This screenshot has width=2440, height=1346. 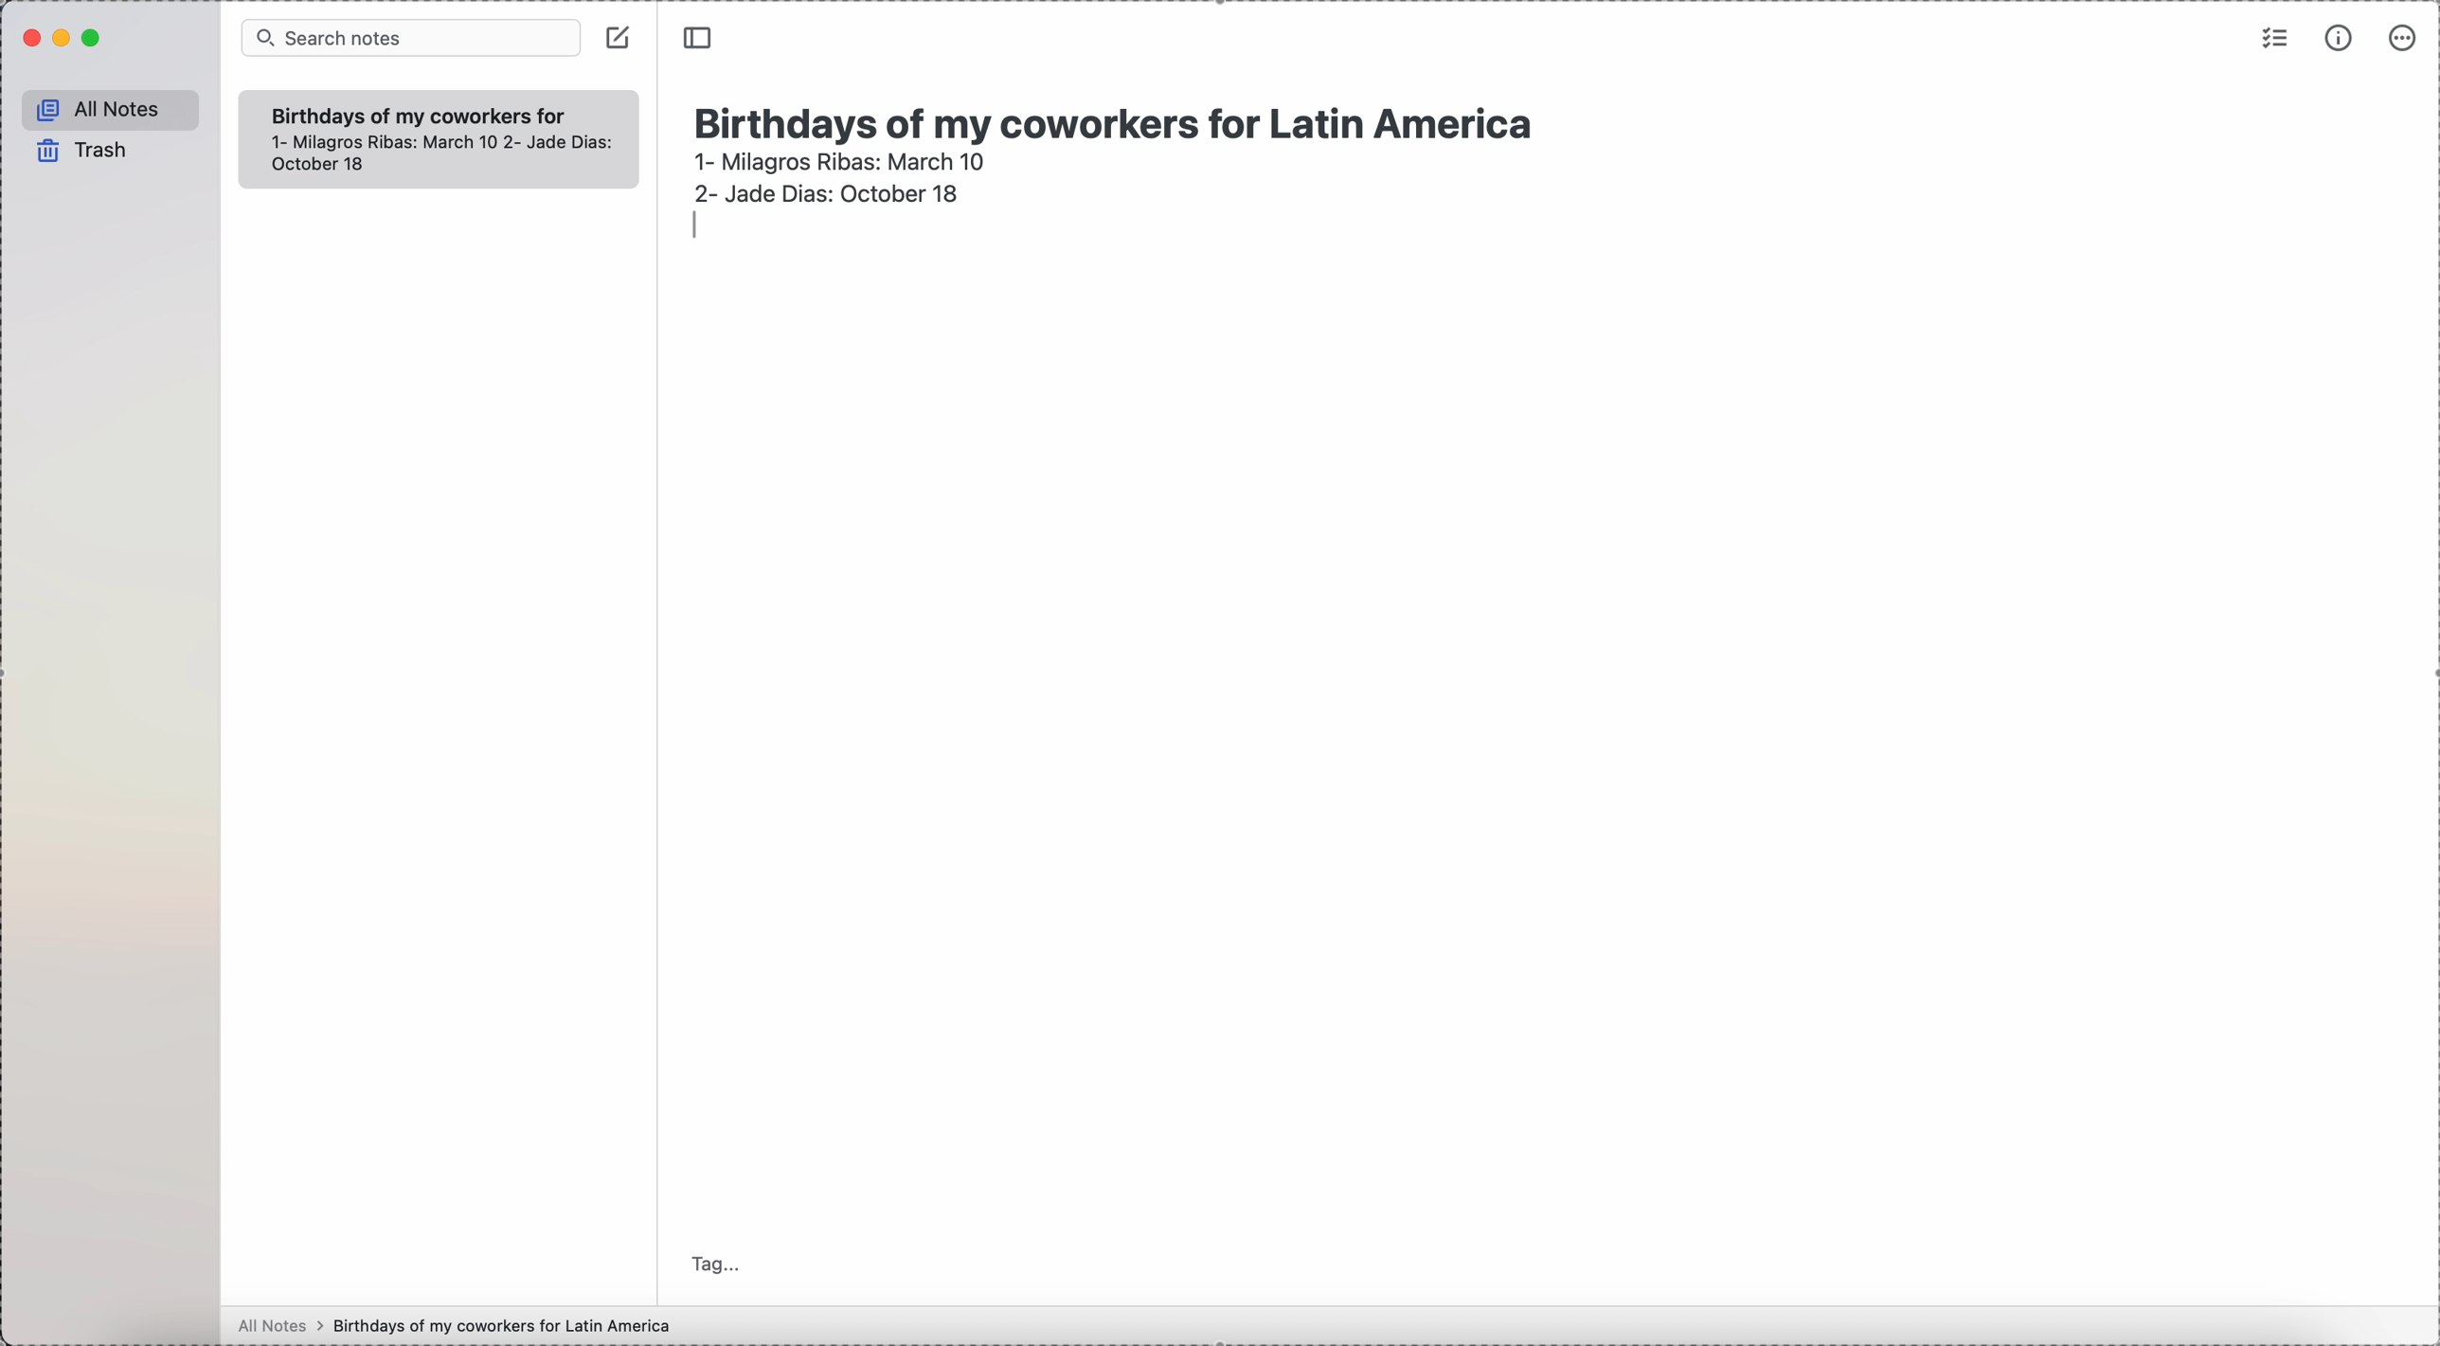 I want to click on enter, so click(x=697, y=224).